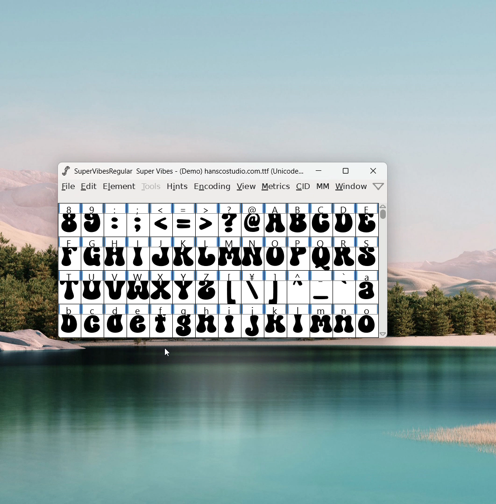 Image resolution: width=496 pixels, height=504 pixels. What do you see at coordinates (230, 321) in the screenshot?
I see `i` at bounding box center [230, 321].